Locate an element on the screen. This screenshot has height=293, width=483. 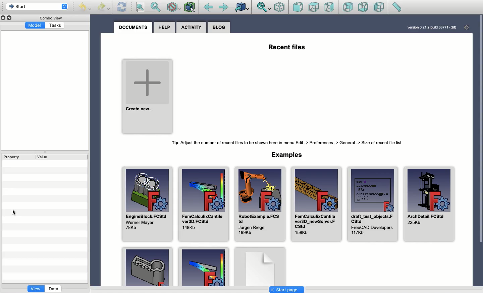
Create new is located at coordinates (148, 97).